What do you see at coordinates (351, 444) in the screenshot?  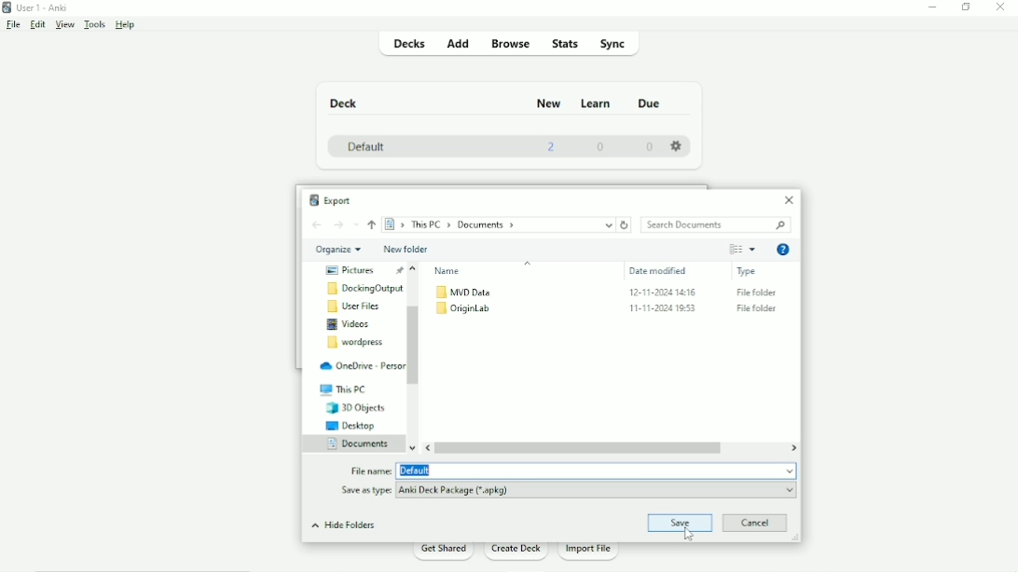 I see `Documents` at bounding box center [351, 444].